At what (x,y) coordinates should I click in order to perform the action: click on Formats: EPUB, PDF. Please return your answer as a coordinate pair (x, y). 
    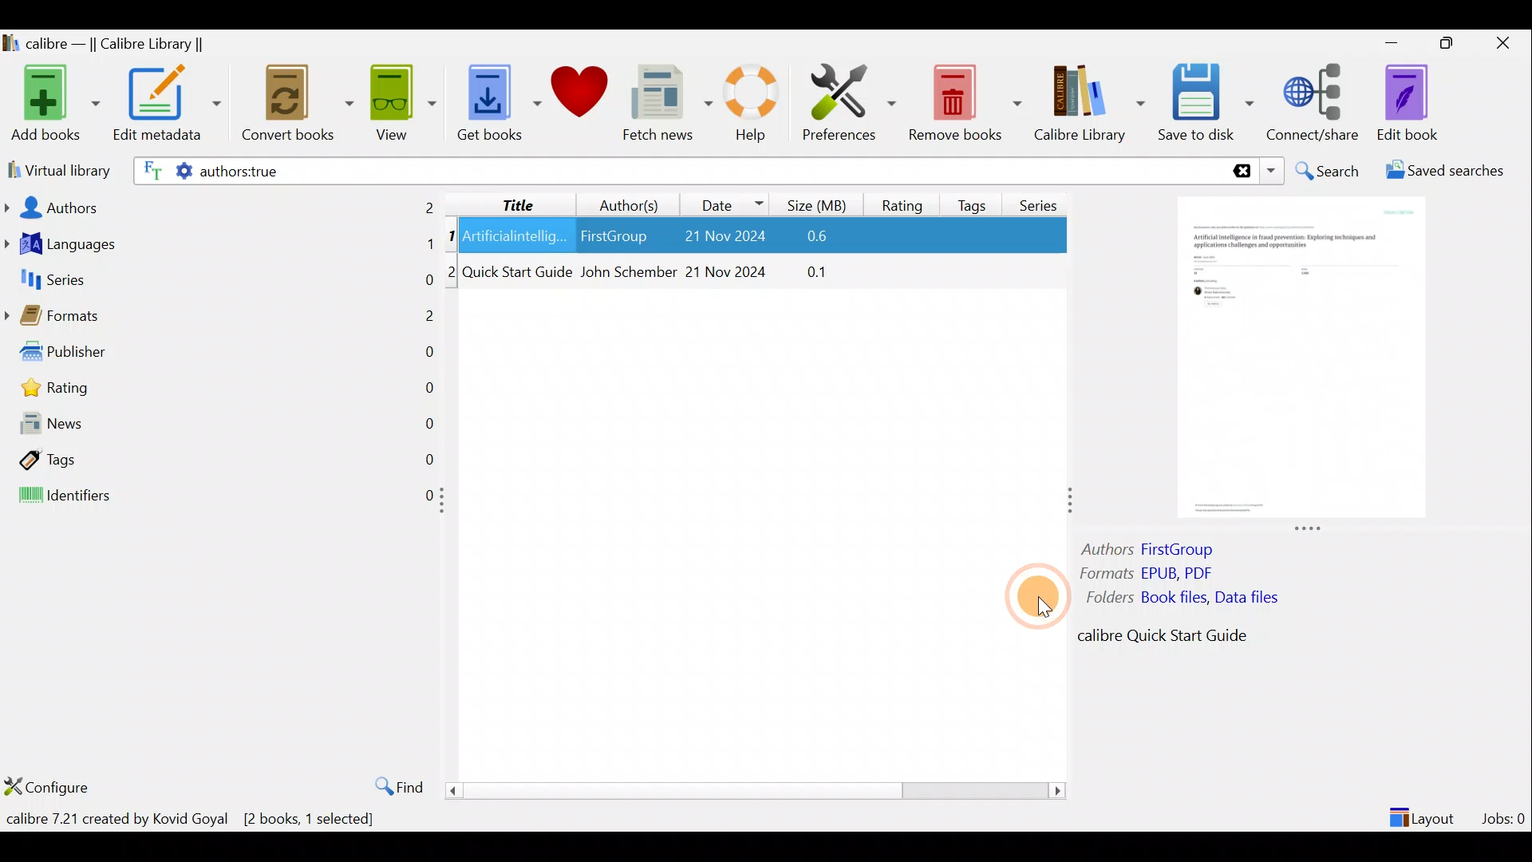
    Looking at the image, I should click on (1150, 575).